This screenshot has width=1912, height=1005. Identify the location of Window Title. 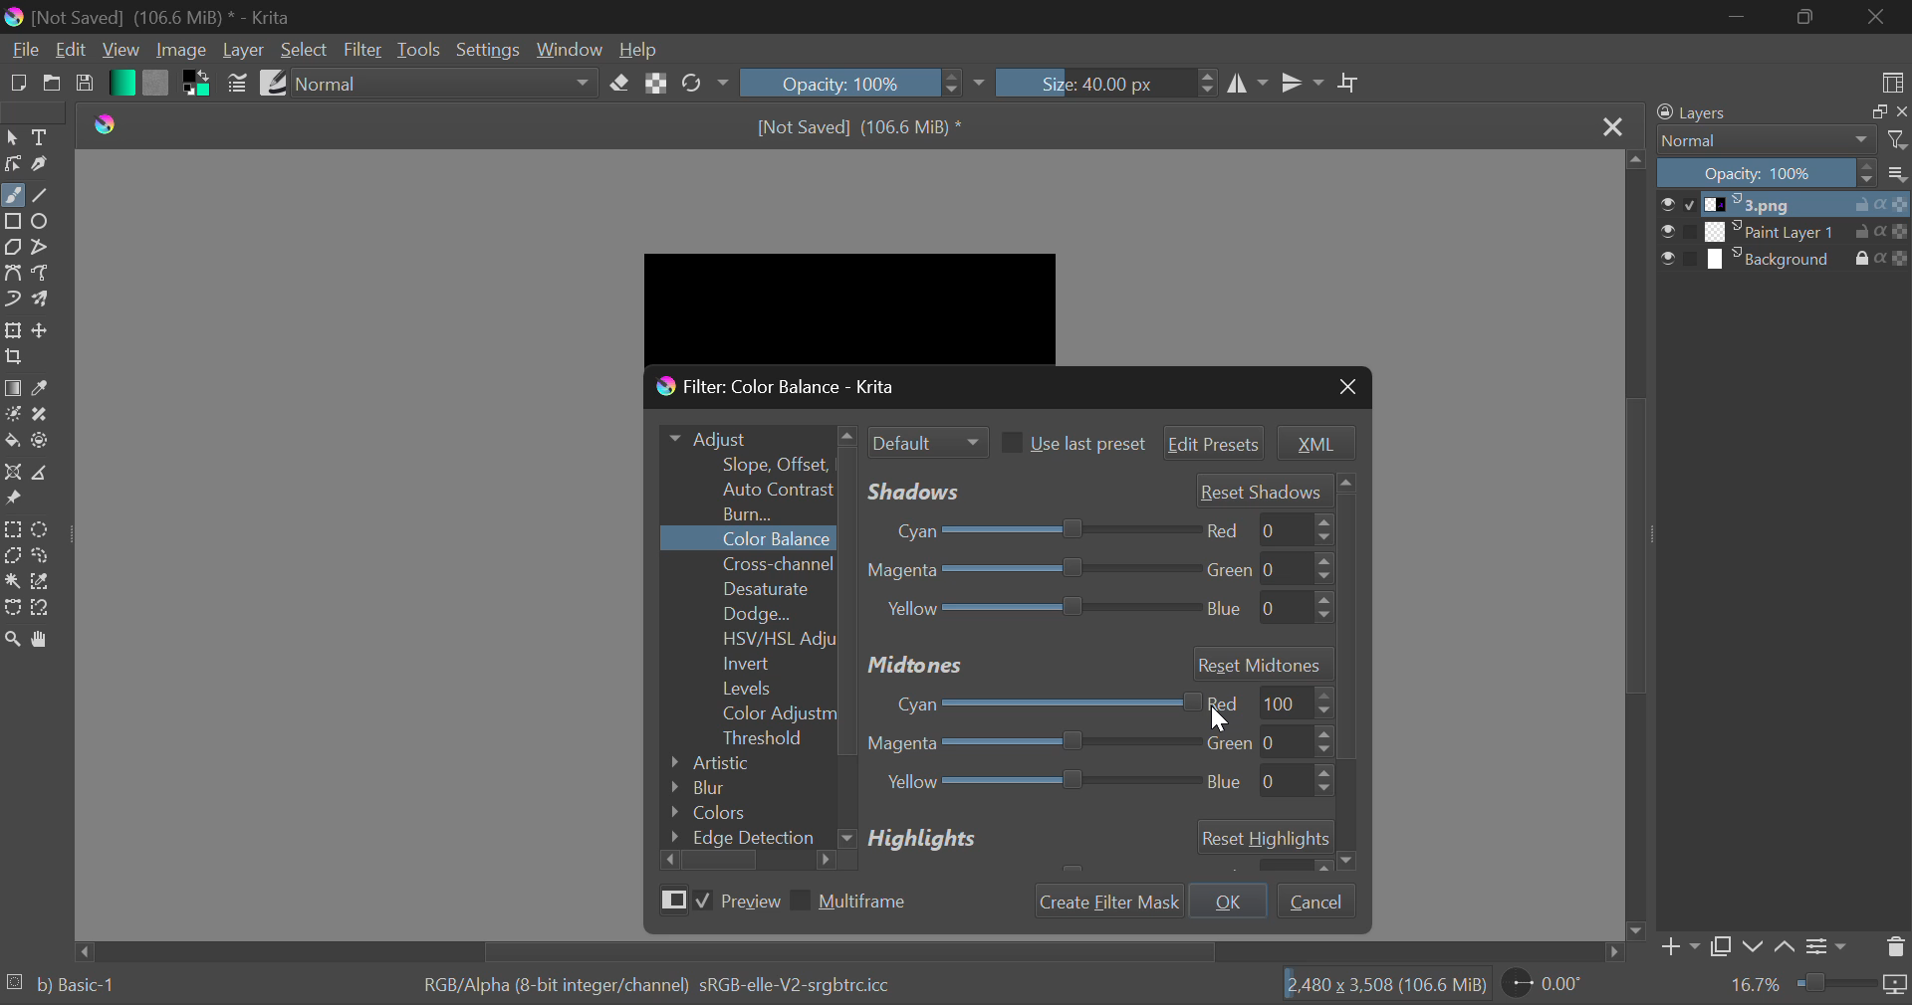
(794, 389).